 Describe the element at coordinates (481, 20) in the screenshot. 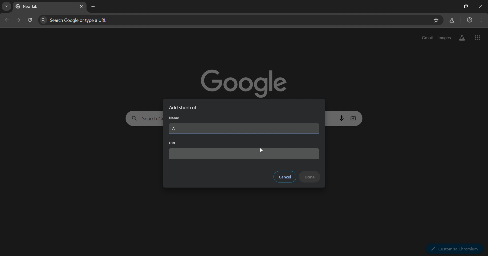

I see `menu` at that location.